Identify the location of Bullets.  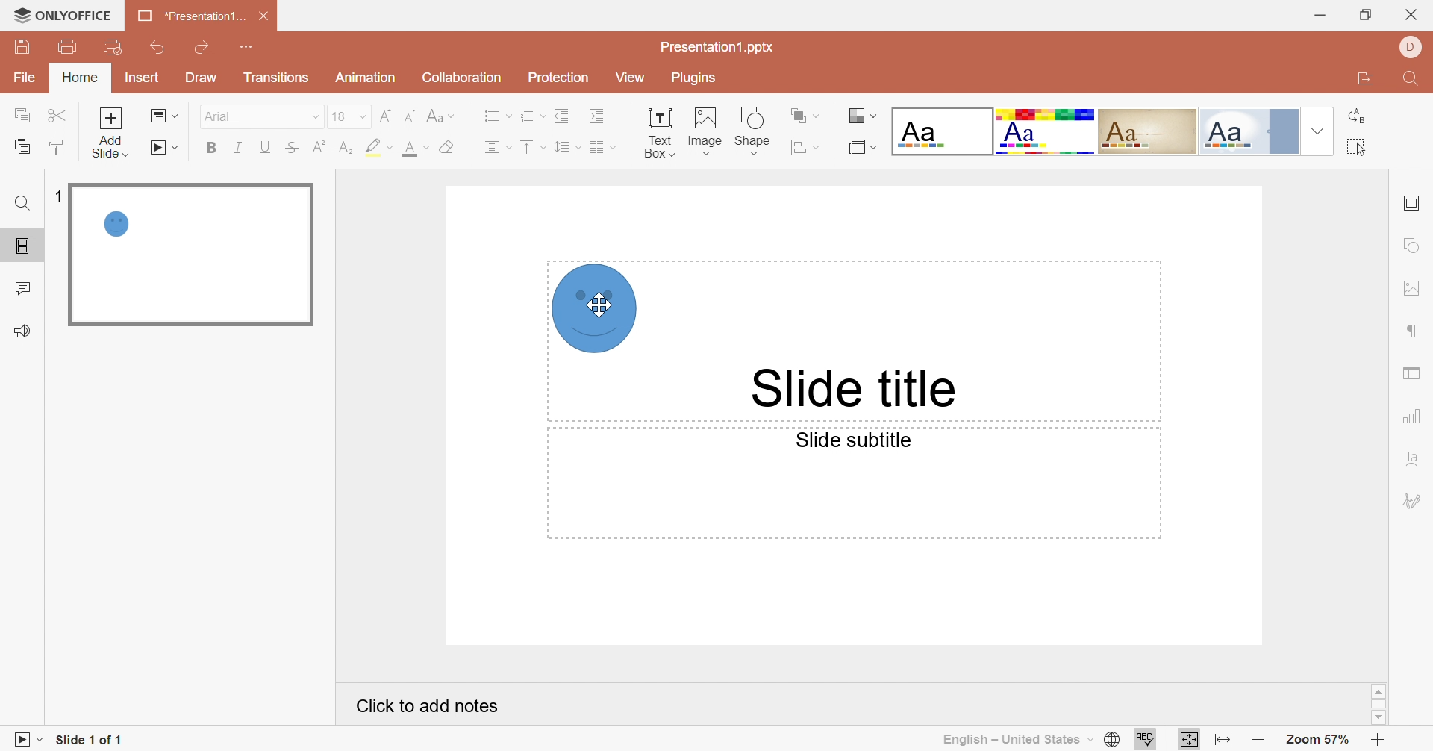
(493, 115).